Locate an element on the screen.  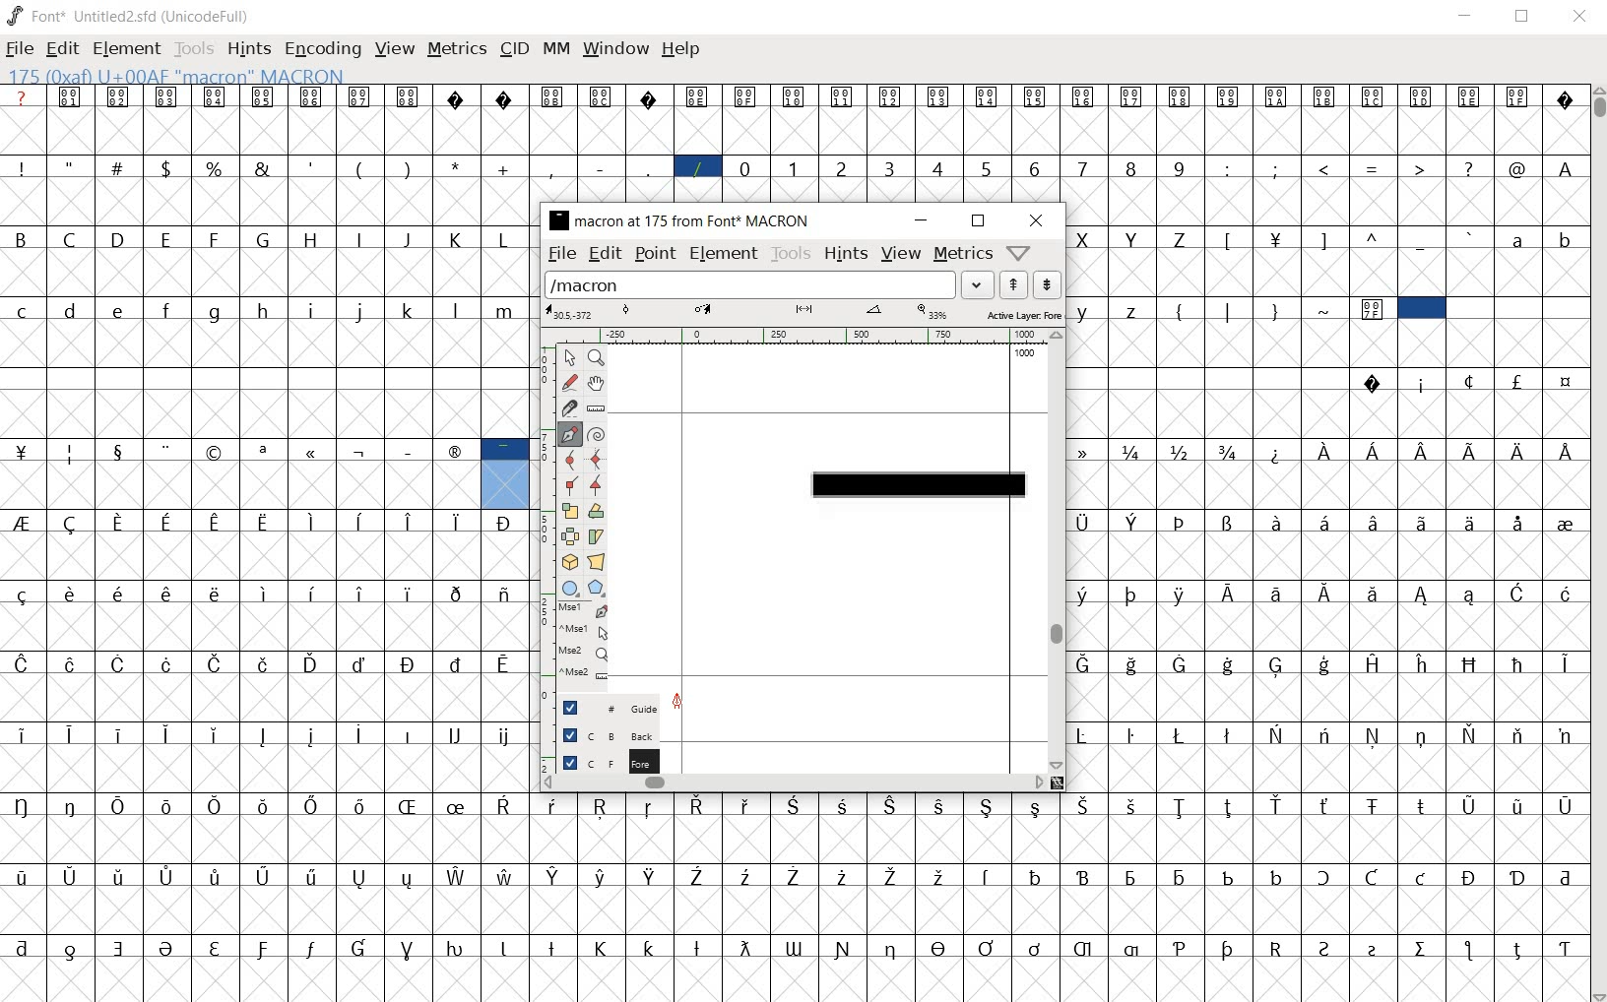
/ is located at coordinates (697, 166).